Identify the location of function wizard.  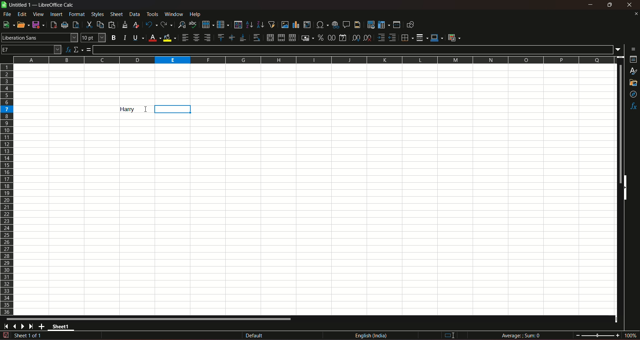
(67, 50).